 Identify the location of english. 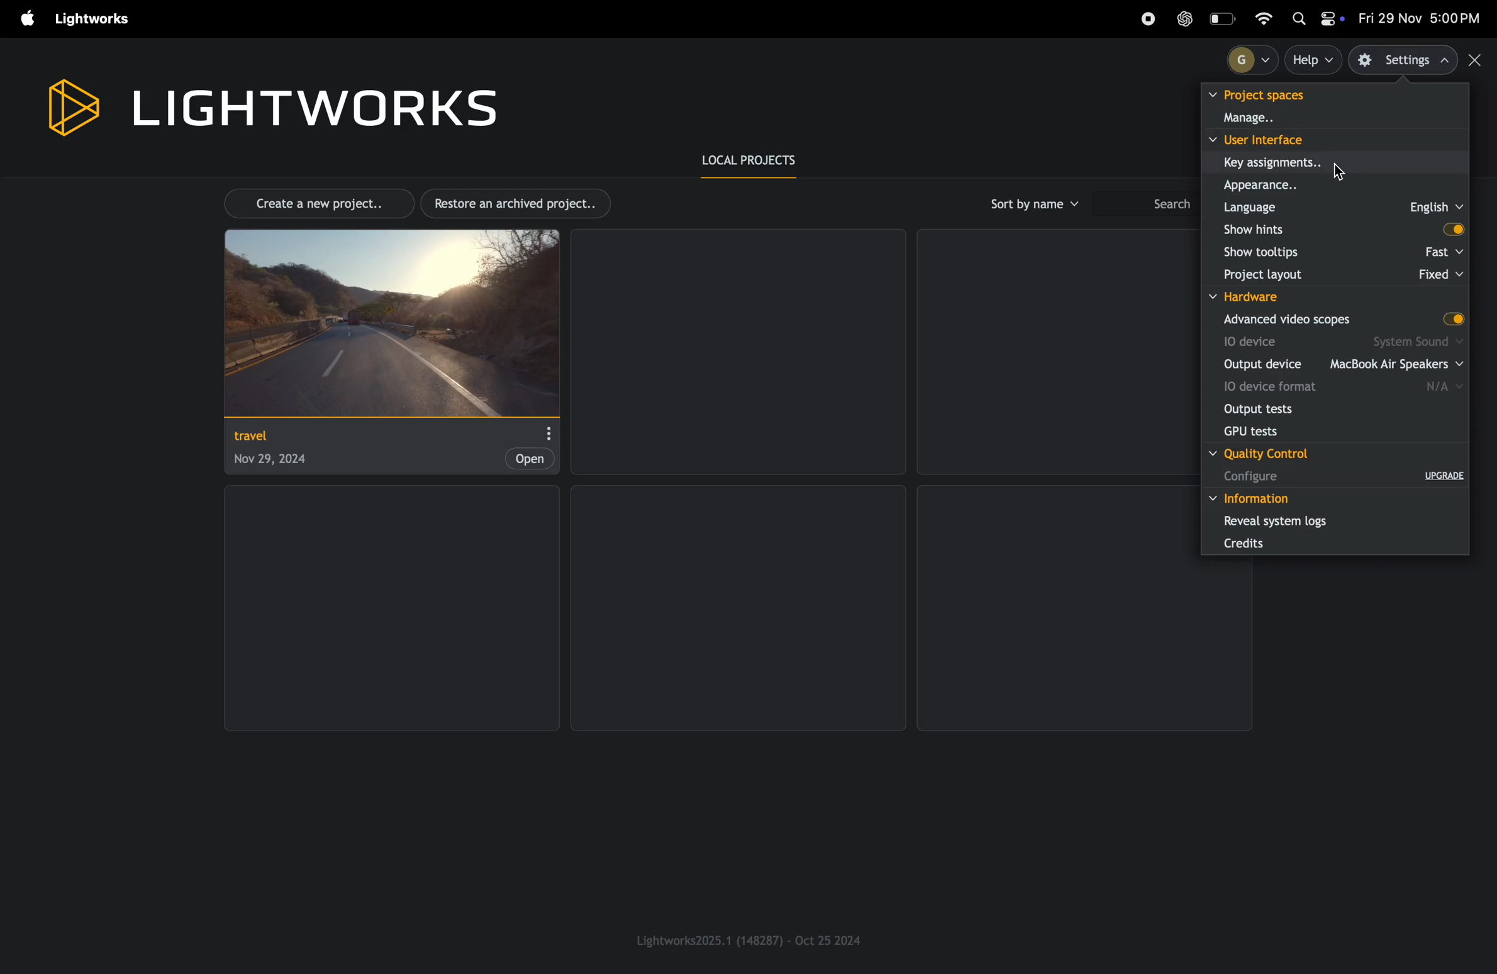
(1435, 208).